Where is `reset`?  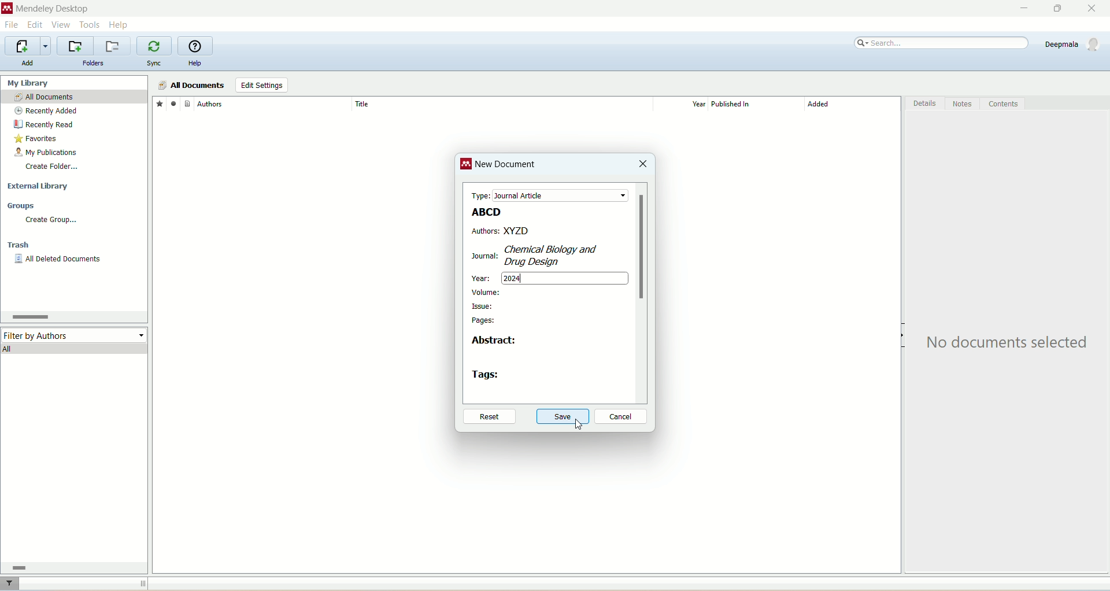
reset is located at coordinates (488, 418).